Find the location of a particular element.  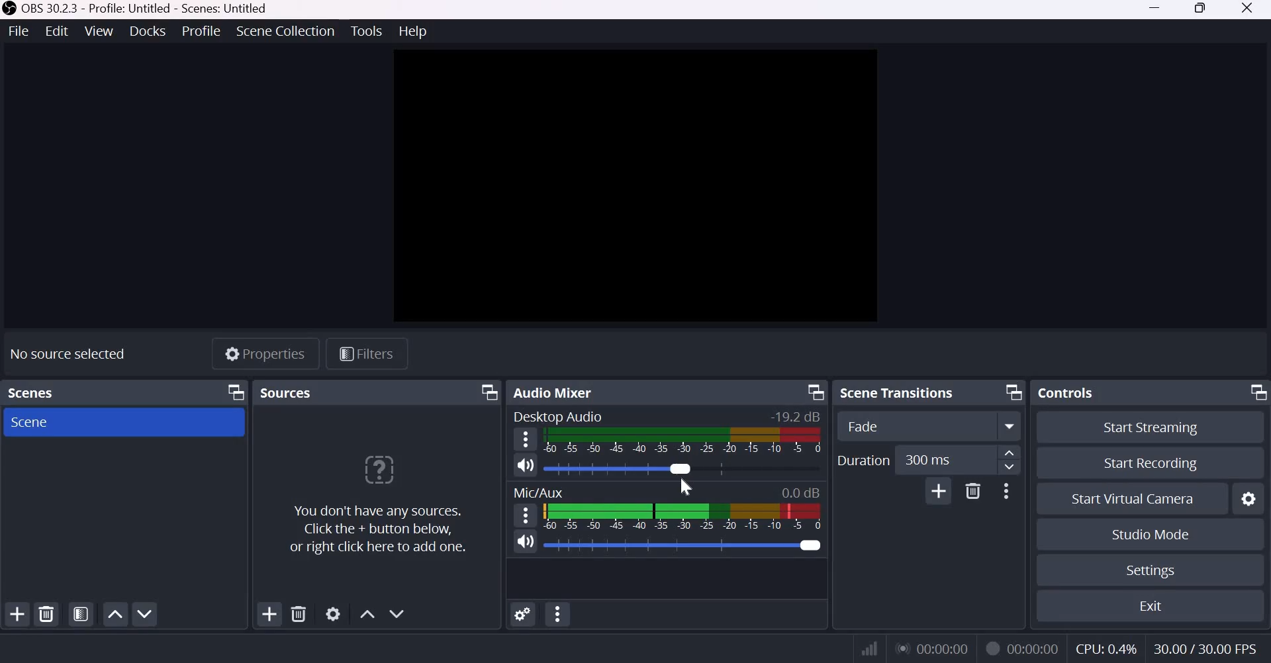

Dock Options icon is located at coordinates (485, 392).